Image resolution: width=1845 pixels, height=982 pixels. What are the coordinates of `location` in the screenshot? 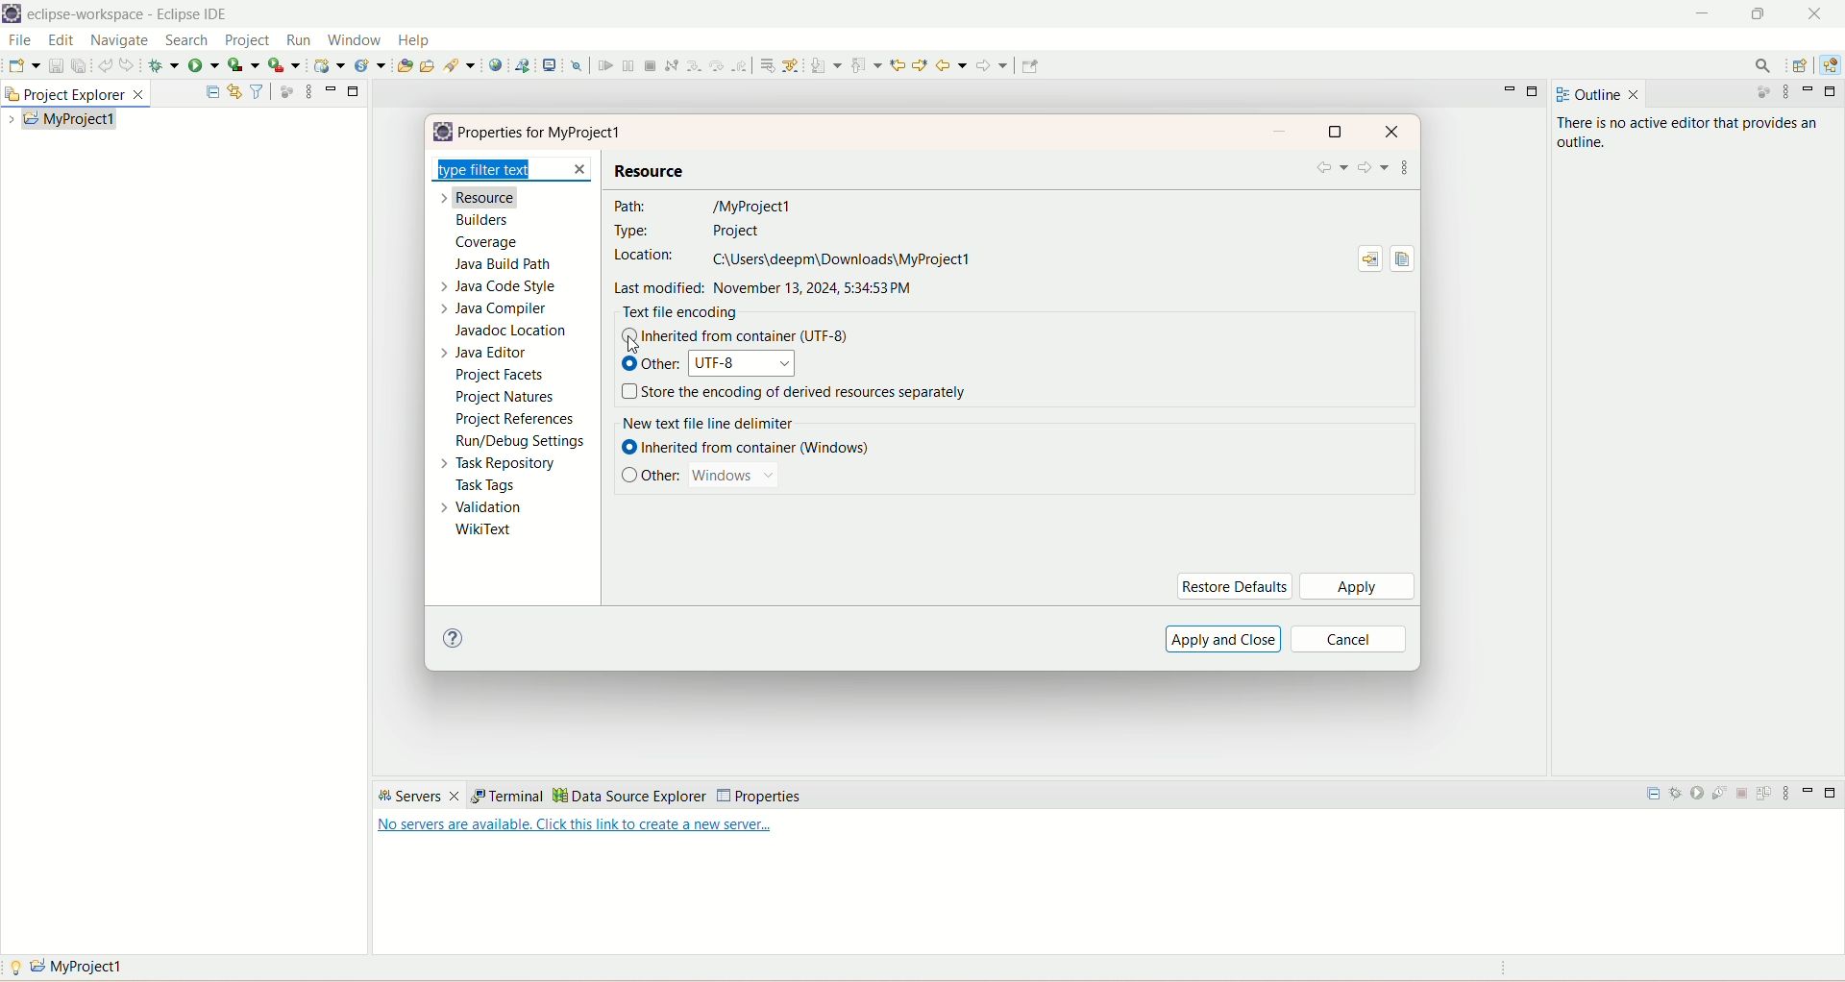 It's located at (793, 258).